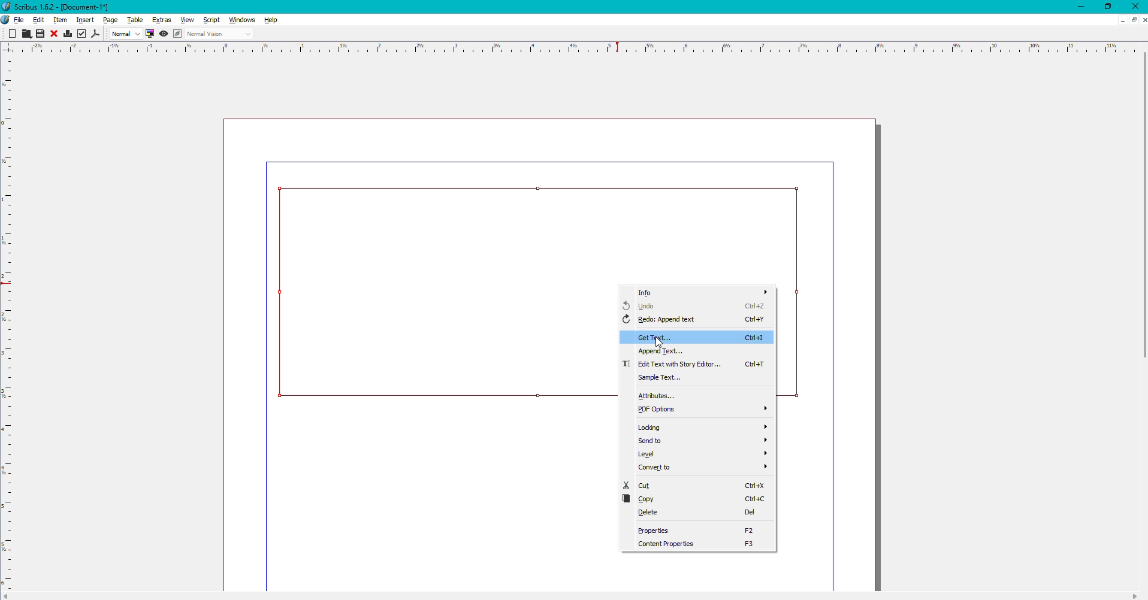 This screenshot has width=1148, height=600. I want to click on Cut, so click(697, 485).